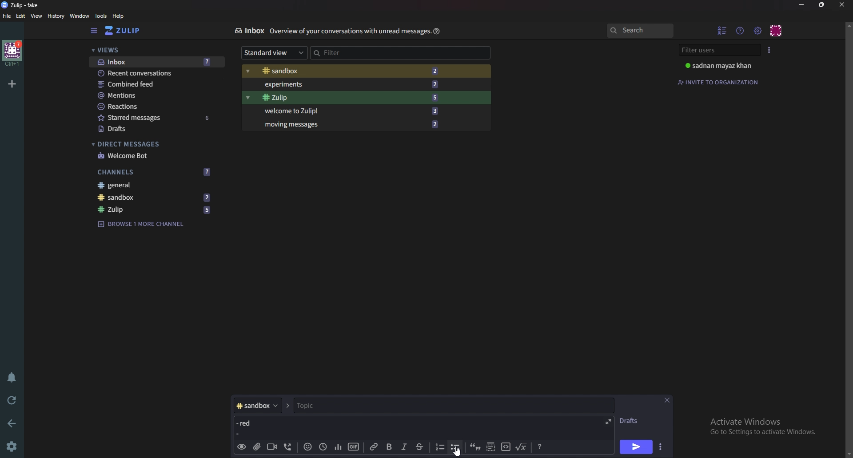 This screenshot has width=853, height=458. I want to click on Drafts, so click(632, 421).